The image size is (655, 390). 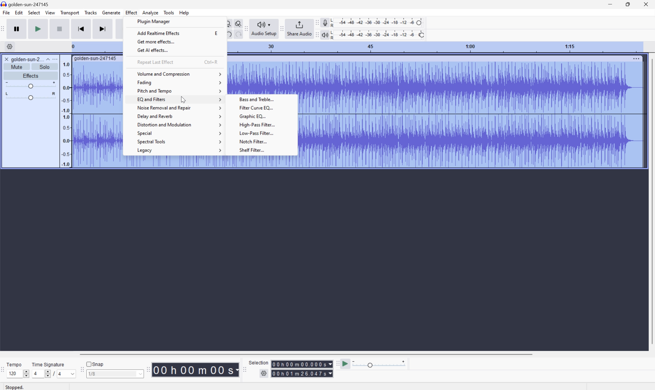 I want to click on Request last effect, so click(x=154, y=61).